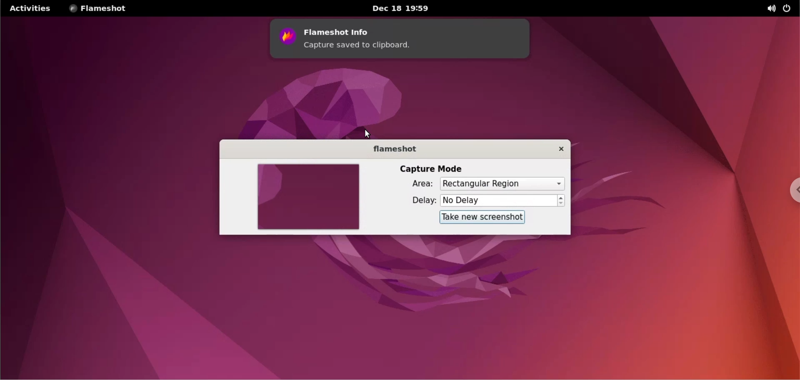 The image size is (800, 380). Describe the element at coordinates (503, 184) in the screenshot. I see `capture area options` at that location.